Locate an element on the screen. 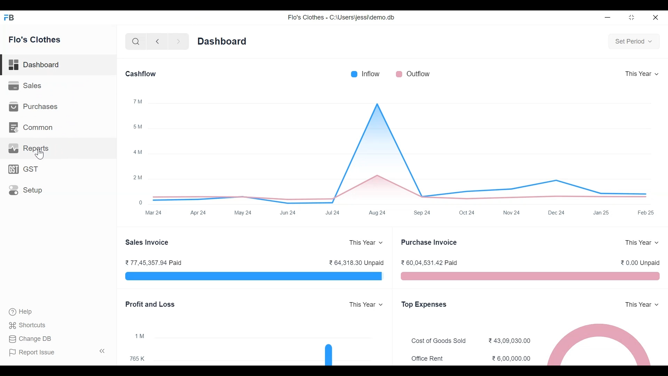 The width and height of the screenshot is (668, 376). Close is located at coordinates (655, 17).